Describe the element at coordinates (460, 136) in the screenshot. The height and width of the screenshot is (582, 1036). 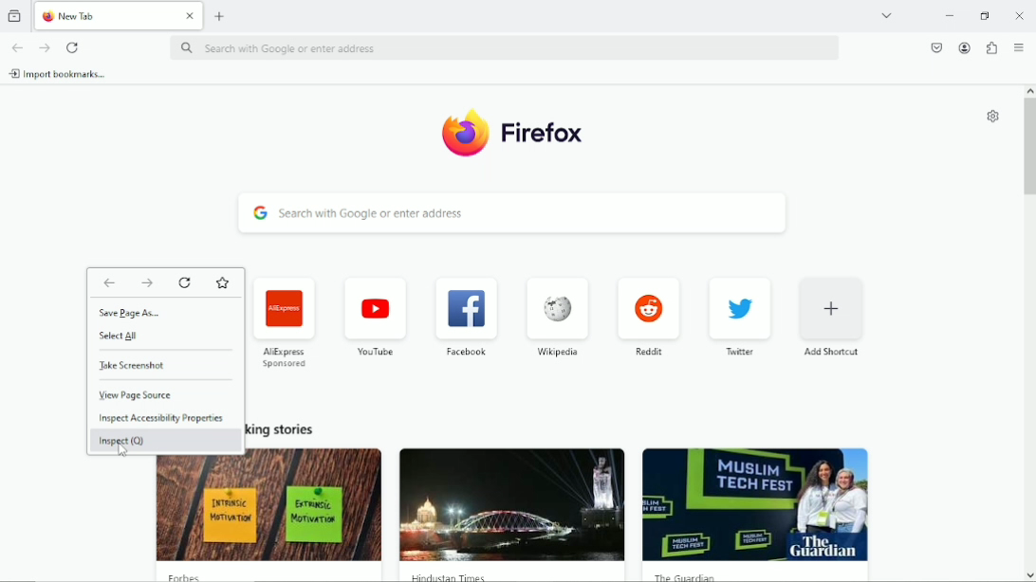
I see `Firefox logo` at that location.